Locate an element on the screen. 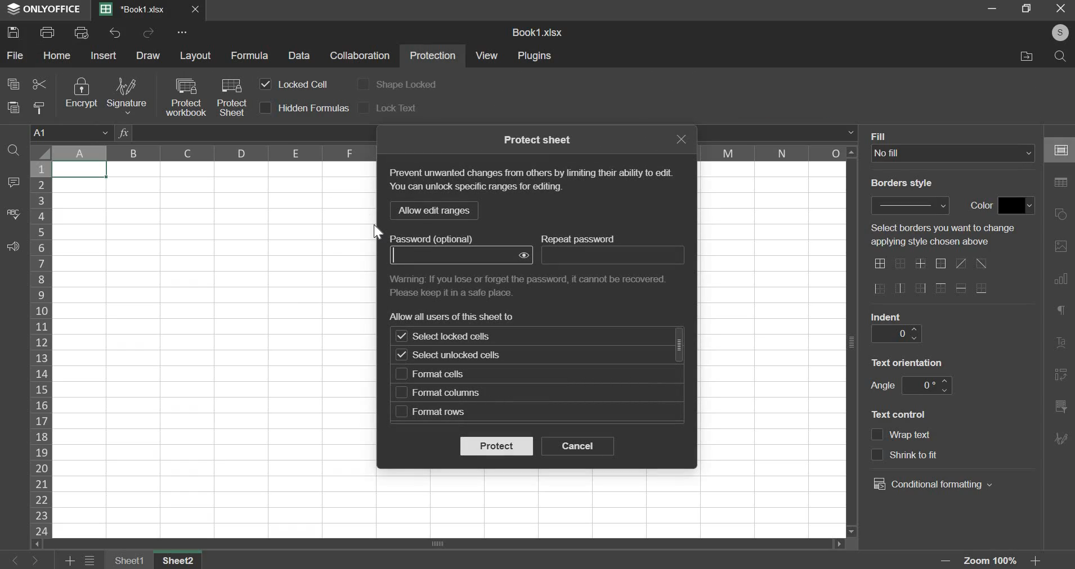  border style is located at coordinates (912, 205).